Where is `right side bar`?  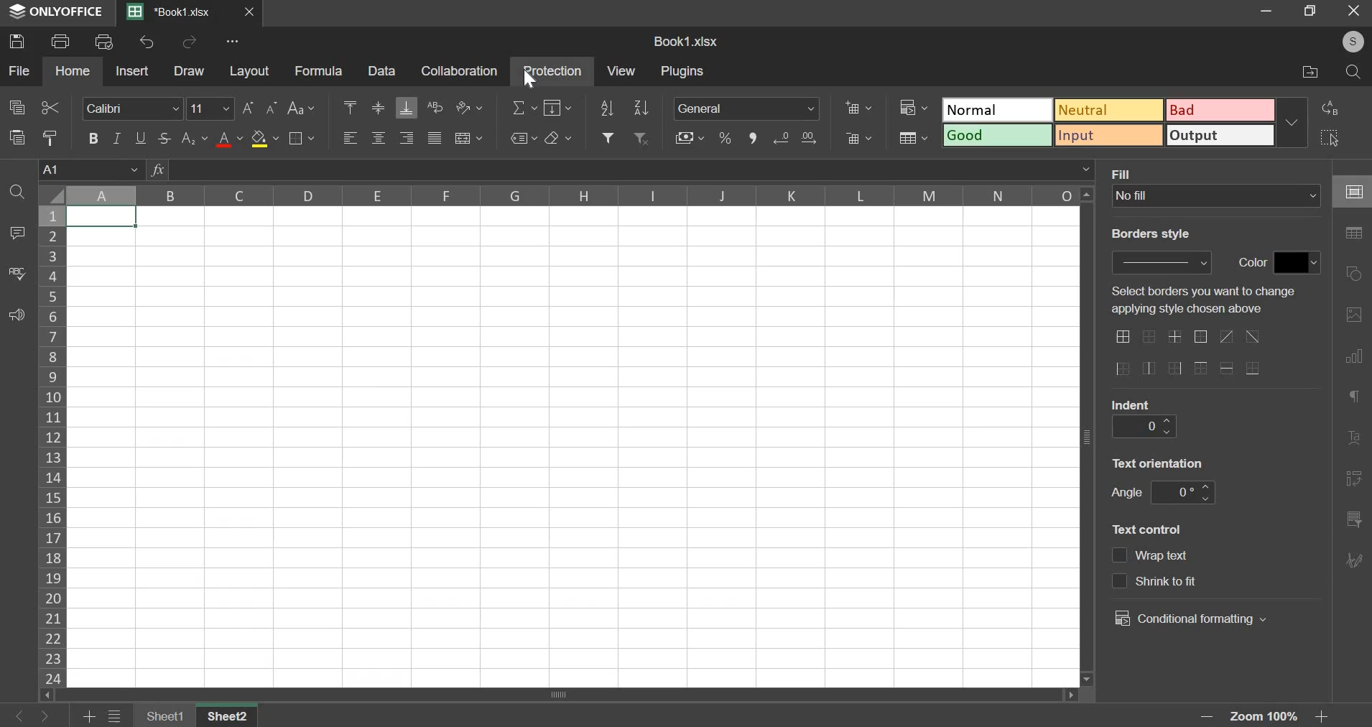 right side bar is located at coordinates (1354, 478).